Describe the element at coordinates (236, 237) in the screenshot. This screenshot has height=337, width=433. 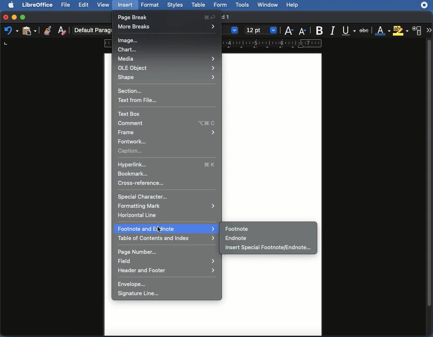
I see `Endnote` at that location.